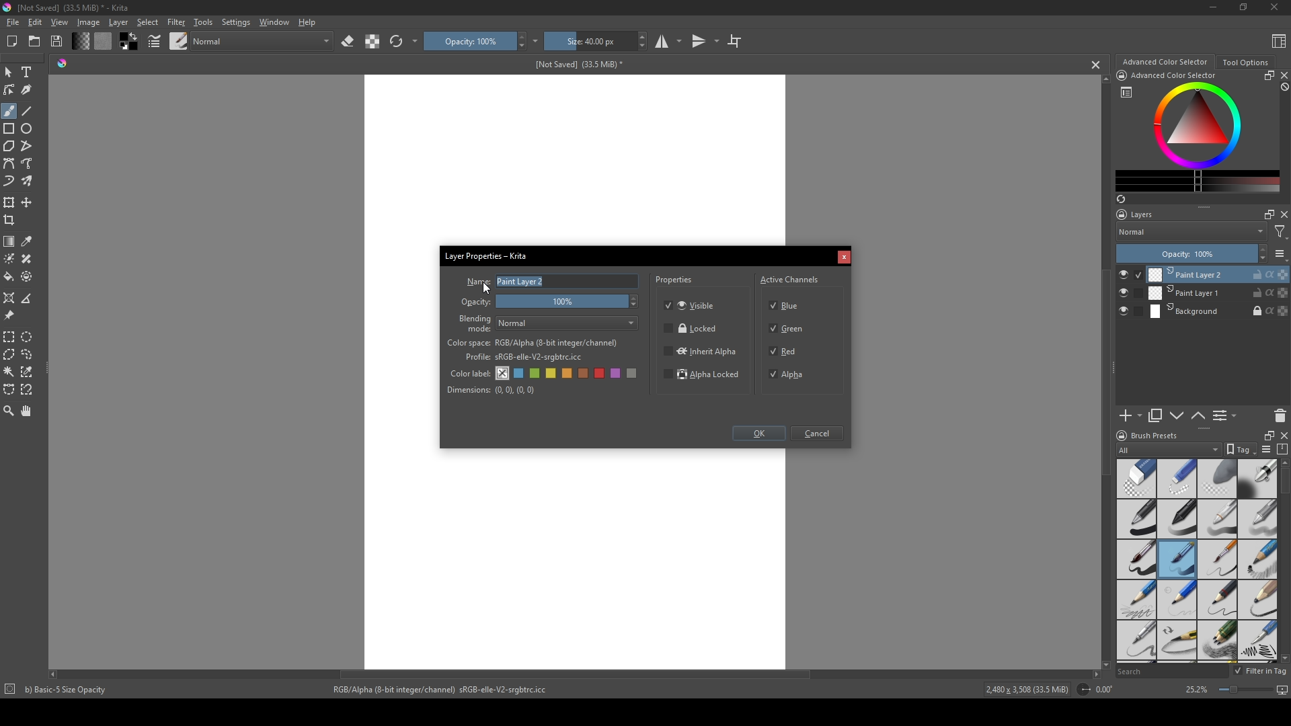 The image size is (1291, 726). Describe the element at coordinates (1214, 7) in the screenshot. I see `minimize` at that location.